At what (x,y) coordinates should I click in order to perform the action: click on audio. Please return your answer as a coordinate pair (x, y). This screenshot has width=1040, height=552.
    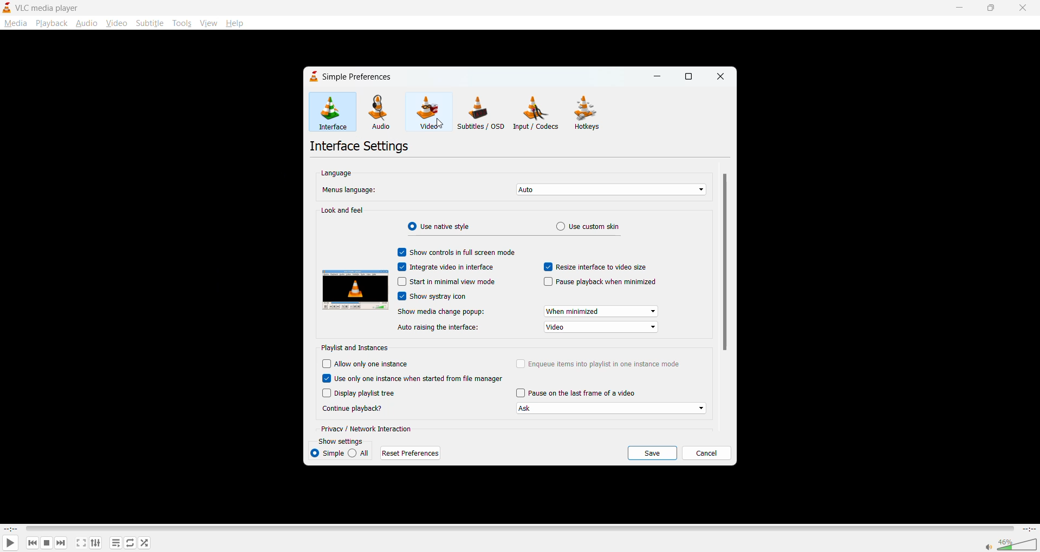
    Looking at the image, I should click on (87, 24).